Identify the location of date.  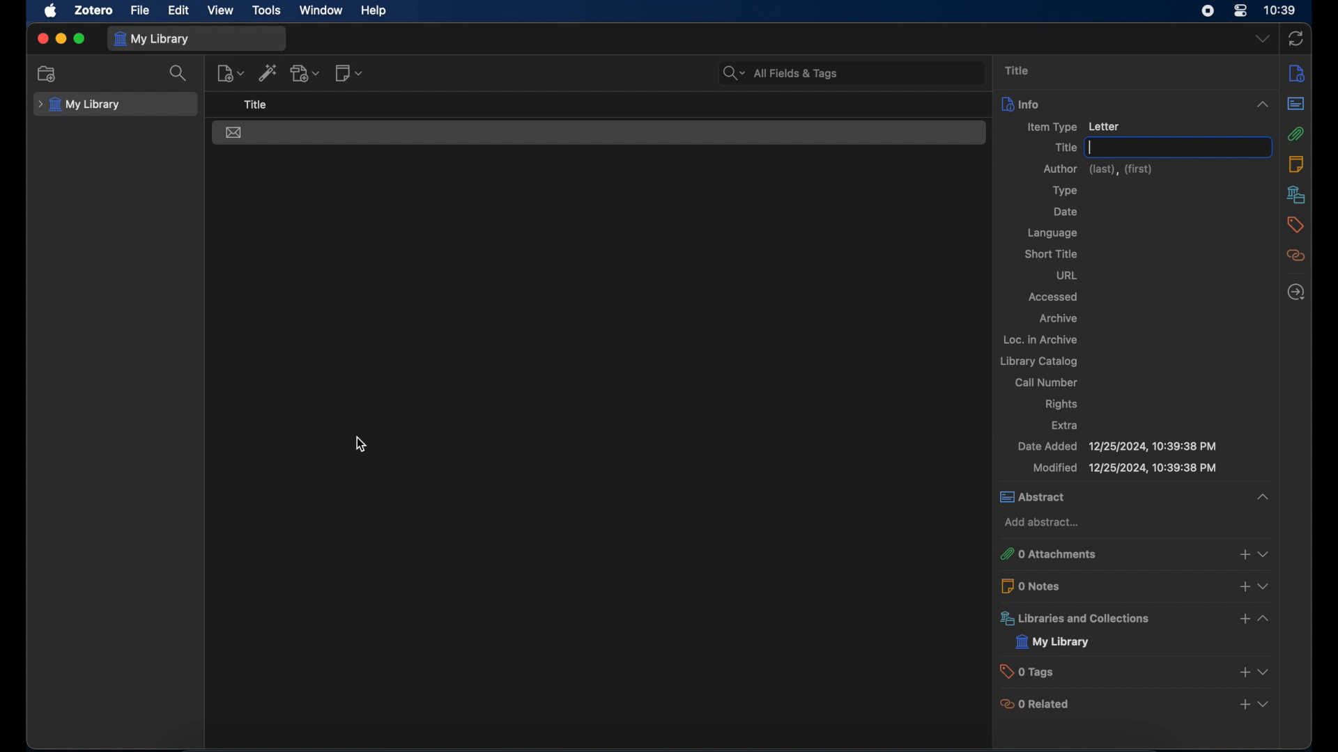
(1066, 212).